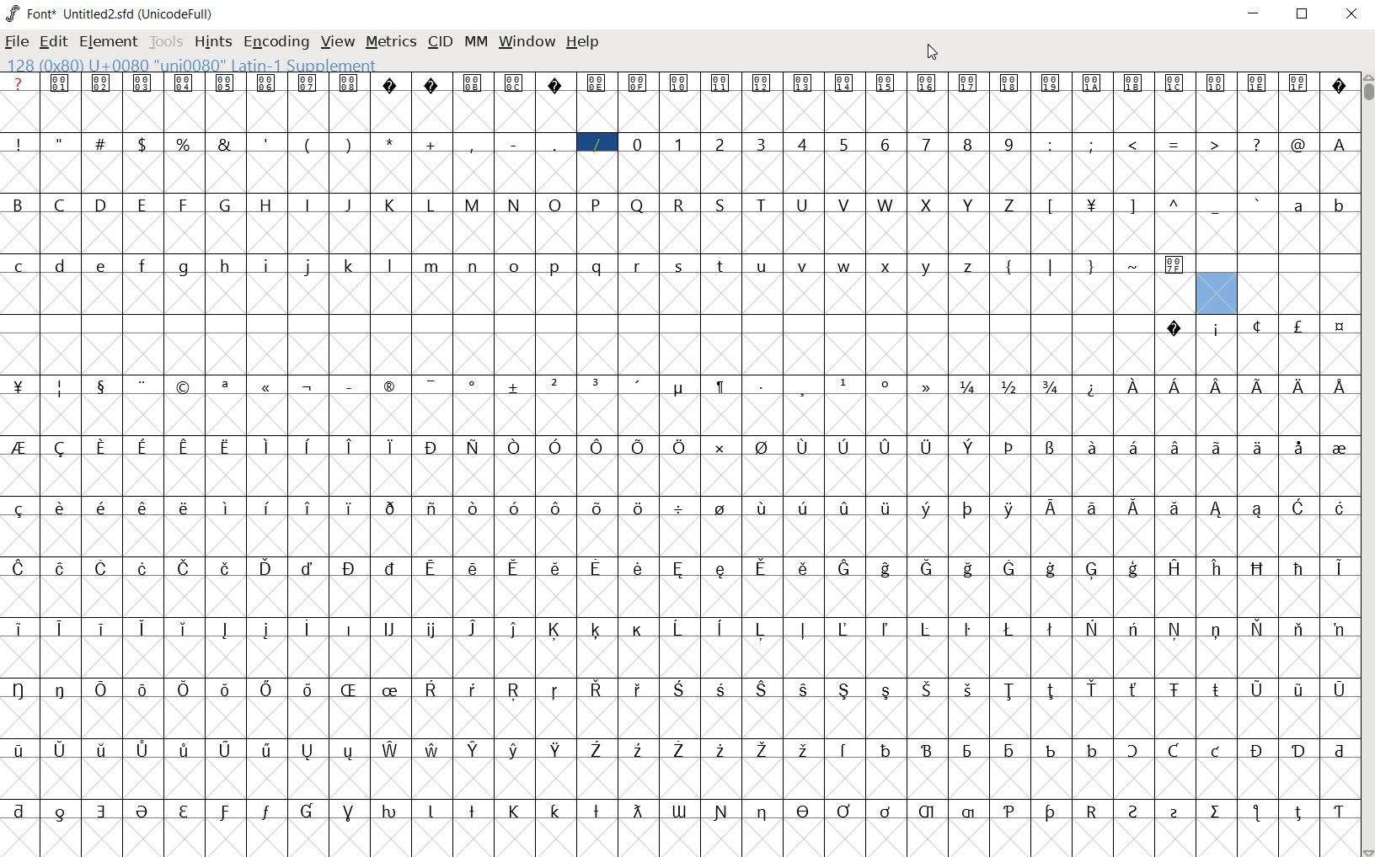 Image resolution: width=1375 pixels, height=857 pixels. What do you see at coordinates (224, 144) in the screenshot?
I see `glyph` at bounding box center [224, 144].